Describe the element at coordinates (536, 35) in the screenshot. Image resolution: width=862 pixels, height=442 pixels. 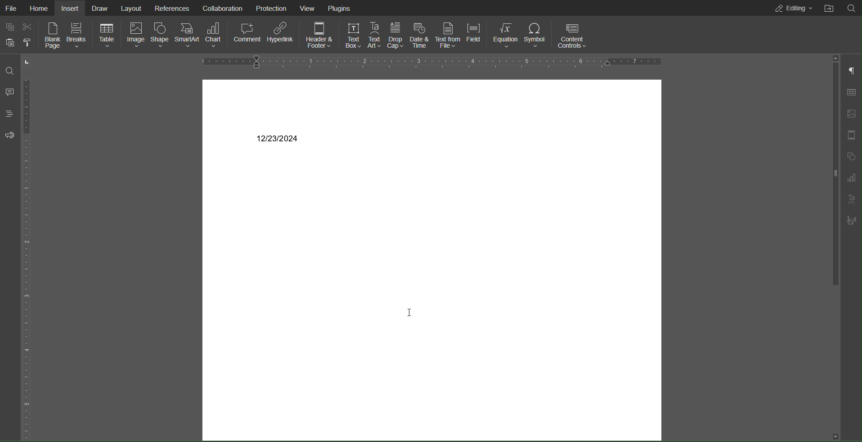
I see `Symbol` at that location.